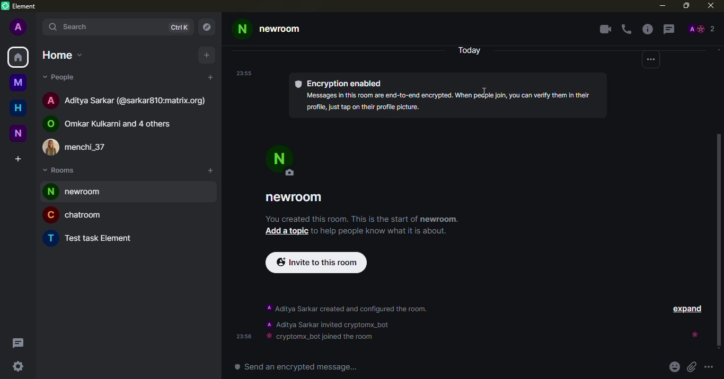  Describe the element at coordinates (350, 309) in the screenshot. I see `Aditya Sarkar created and configured the room.` at that location.